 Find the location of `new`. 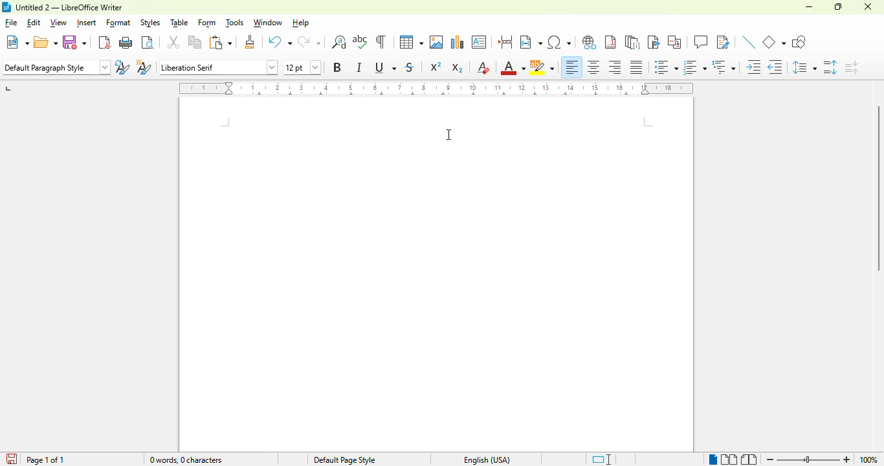

new is located at coordinates (17, 42).